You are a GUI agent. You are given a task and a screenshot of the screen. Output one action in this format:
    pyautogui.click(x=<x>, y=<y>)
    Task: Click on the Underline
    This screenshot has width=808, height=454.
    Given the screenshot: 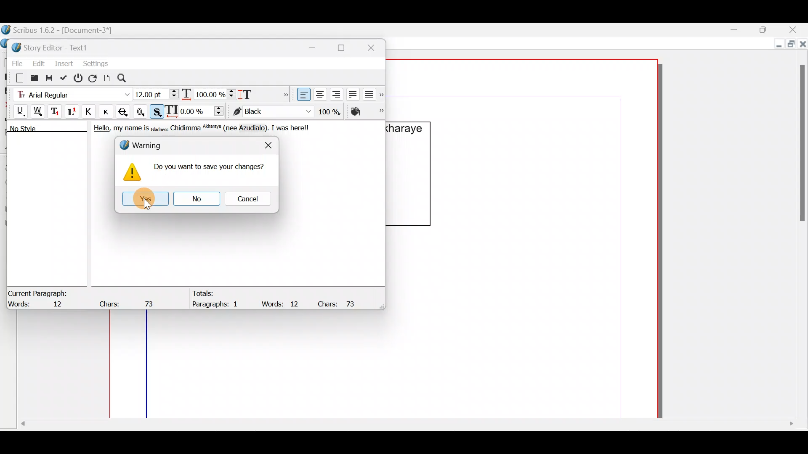 What is the action you would take?
    pyautogui.click(x=16, y=110)
    